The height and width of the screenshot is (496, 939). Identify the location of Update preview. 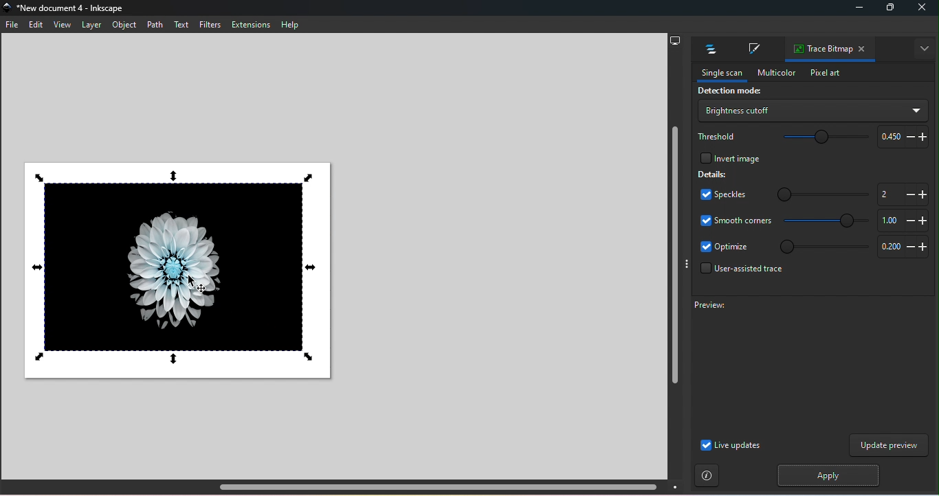
(889, 445).